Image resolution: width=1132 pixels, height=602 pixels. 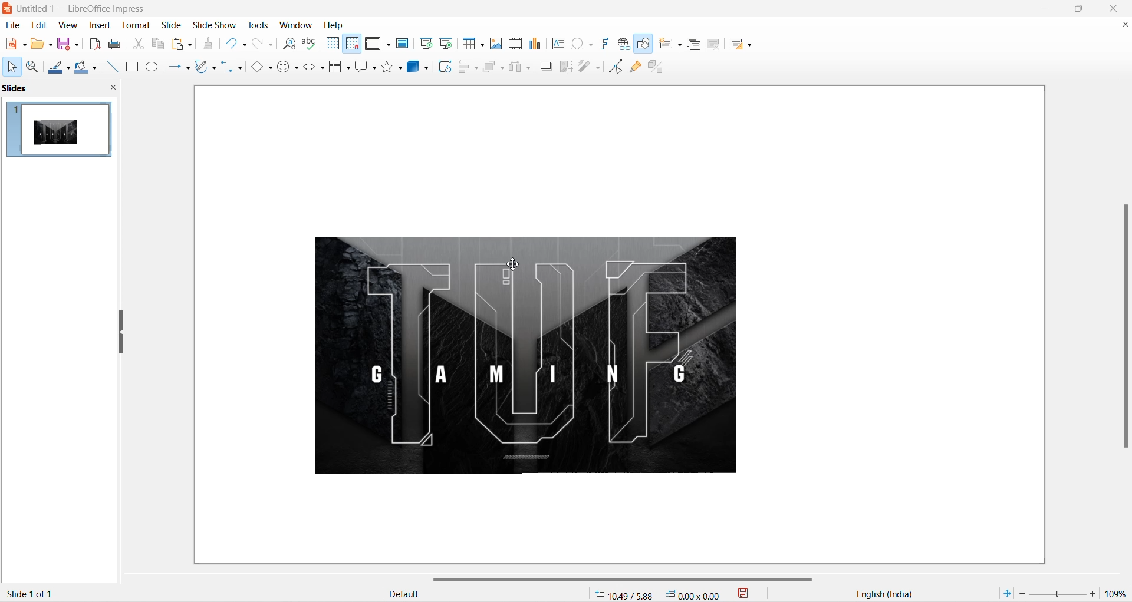 What do you see at coordinates (738, 46) in the screenshot?
I see `slide layout icon` at bounding box center [738, 46].